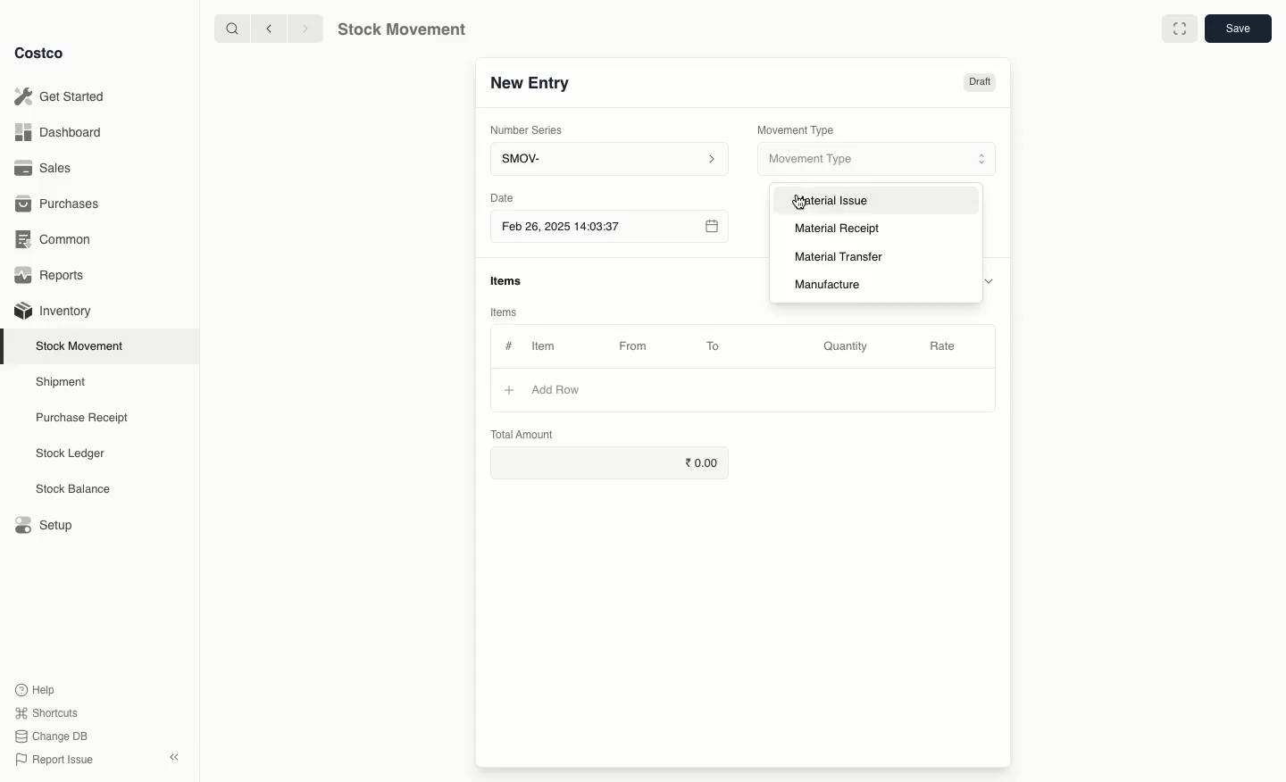 The height and width of the screenshot is (782, 1286). What do you see at coordinates (54, 275) in the screenshot?
I see `Reports` at bounding box center [54, 275].